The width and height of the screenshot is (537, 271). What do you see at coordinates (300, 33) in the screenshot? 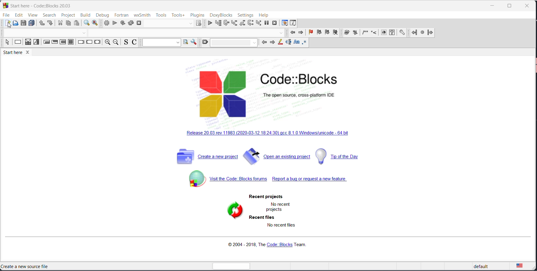
I see `go next ` at bounding box center [300, 33].